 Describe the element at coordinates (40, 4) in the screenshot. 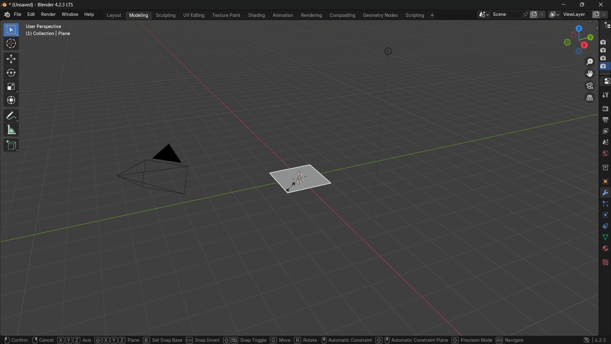

I see `unsaved blender 4.2.3 LTS` at that location.